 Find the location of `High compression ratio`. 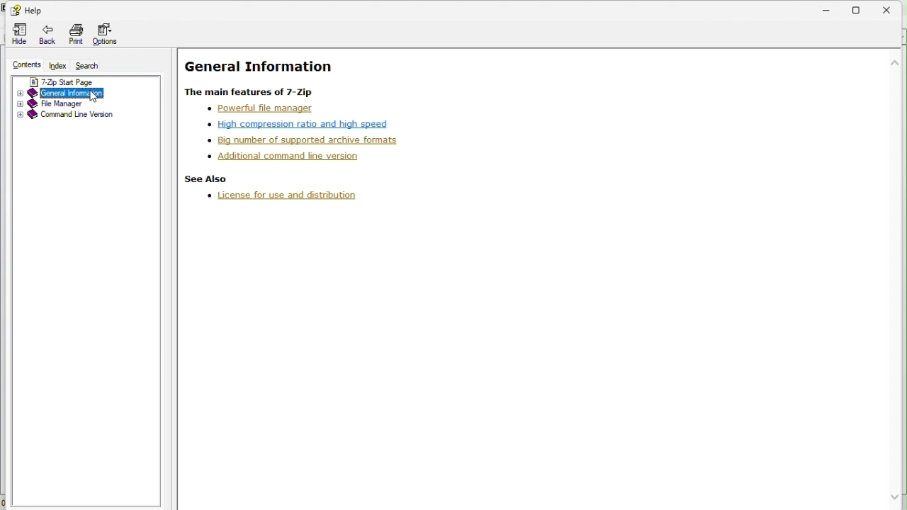

High compression ratio is located at coordinates (301, 123).